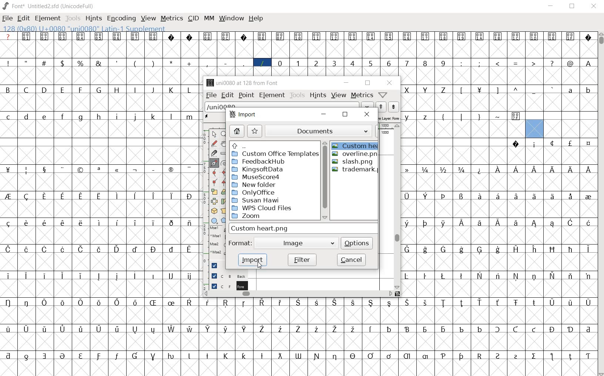 This screenshot has height=376, width=604. I want to click on glyph, so click(553, 249).